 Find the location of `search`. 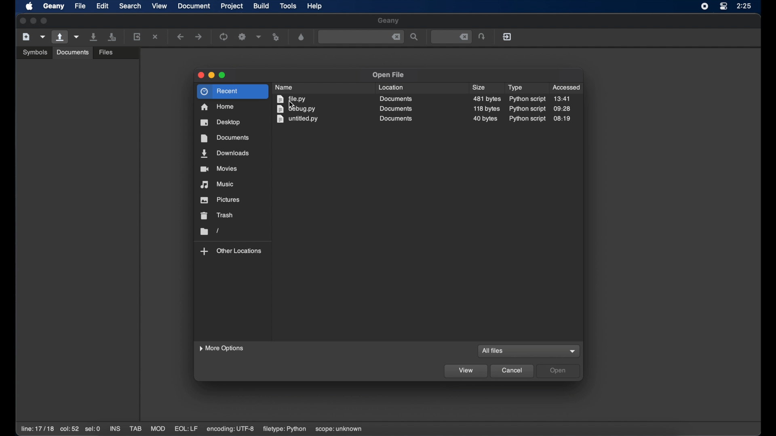

search is located at coordinates (415, 37).